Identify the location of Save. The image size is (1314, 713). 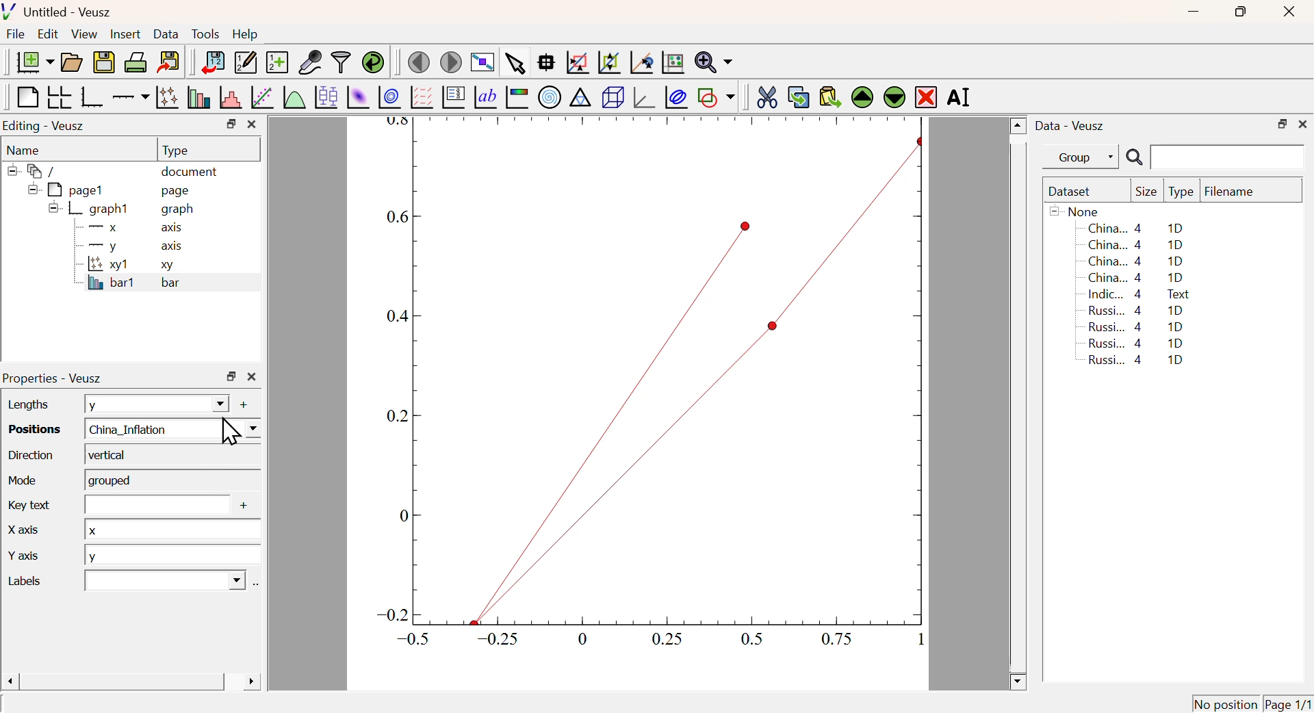
(104, 63).